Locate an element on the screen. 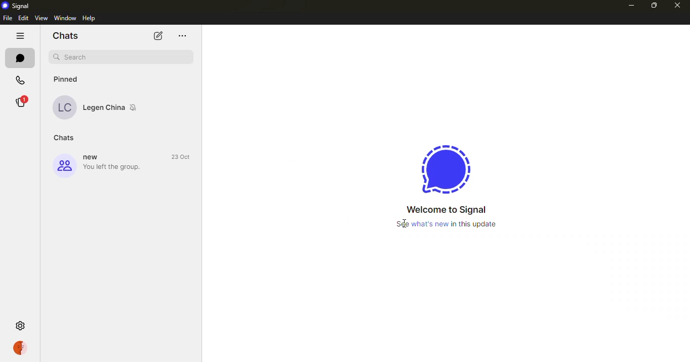 Image resolution: width=690 pixels, height=362 pixels. pinned is located at coordinates (72, 77).